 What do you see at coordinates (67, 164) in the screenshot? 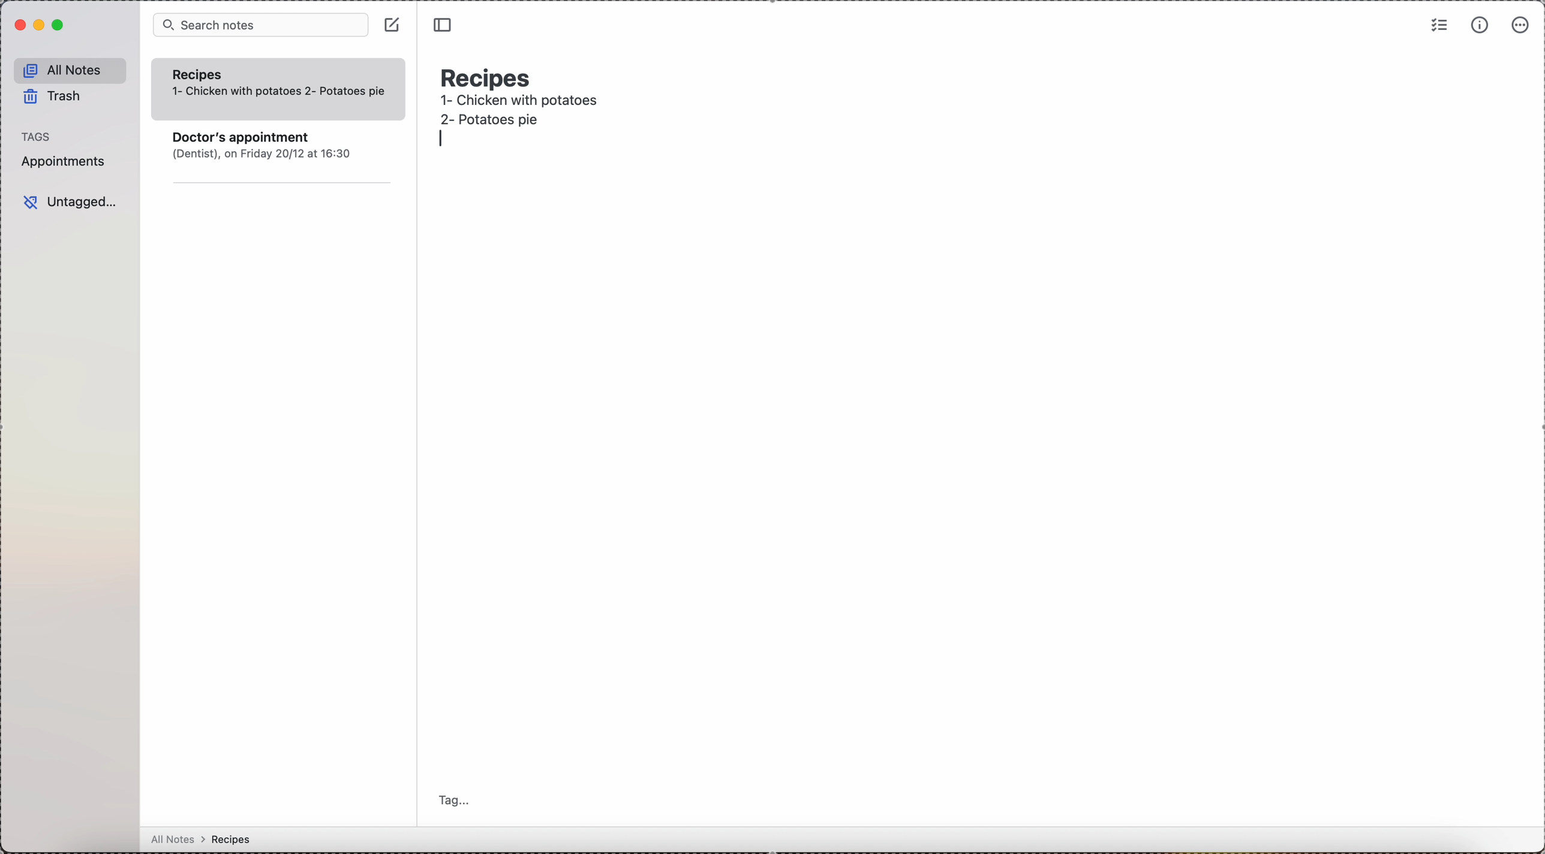
I see `appointments tag` at bounding box center [67, 164].